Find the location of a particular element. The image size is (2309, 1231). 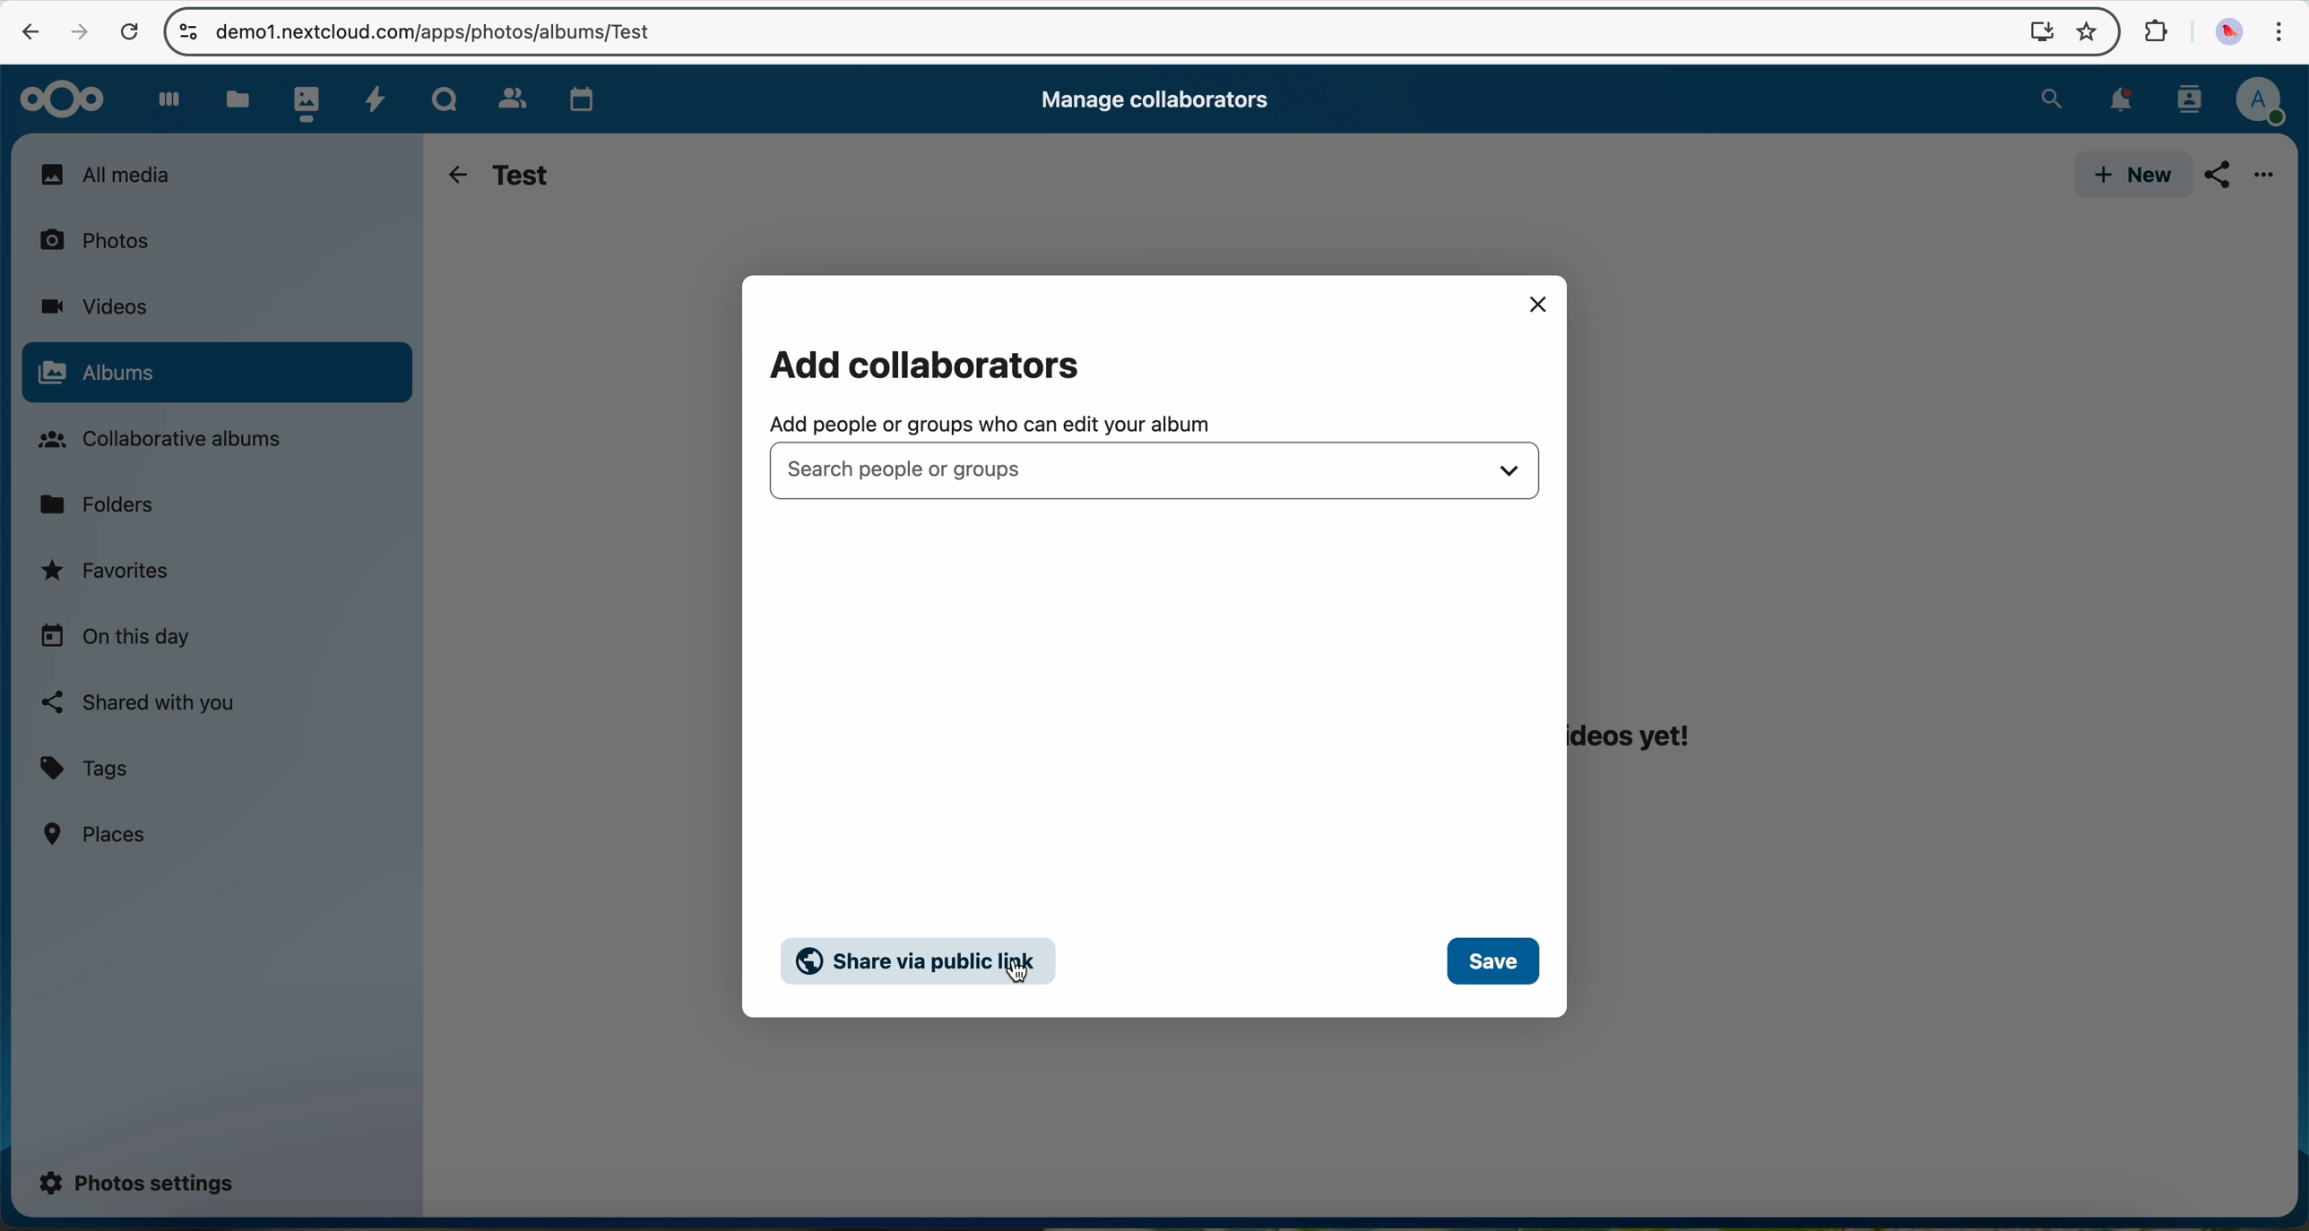

Talk is located at coordinates (444, 97).